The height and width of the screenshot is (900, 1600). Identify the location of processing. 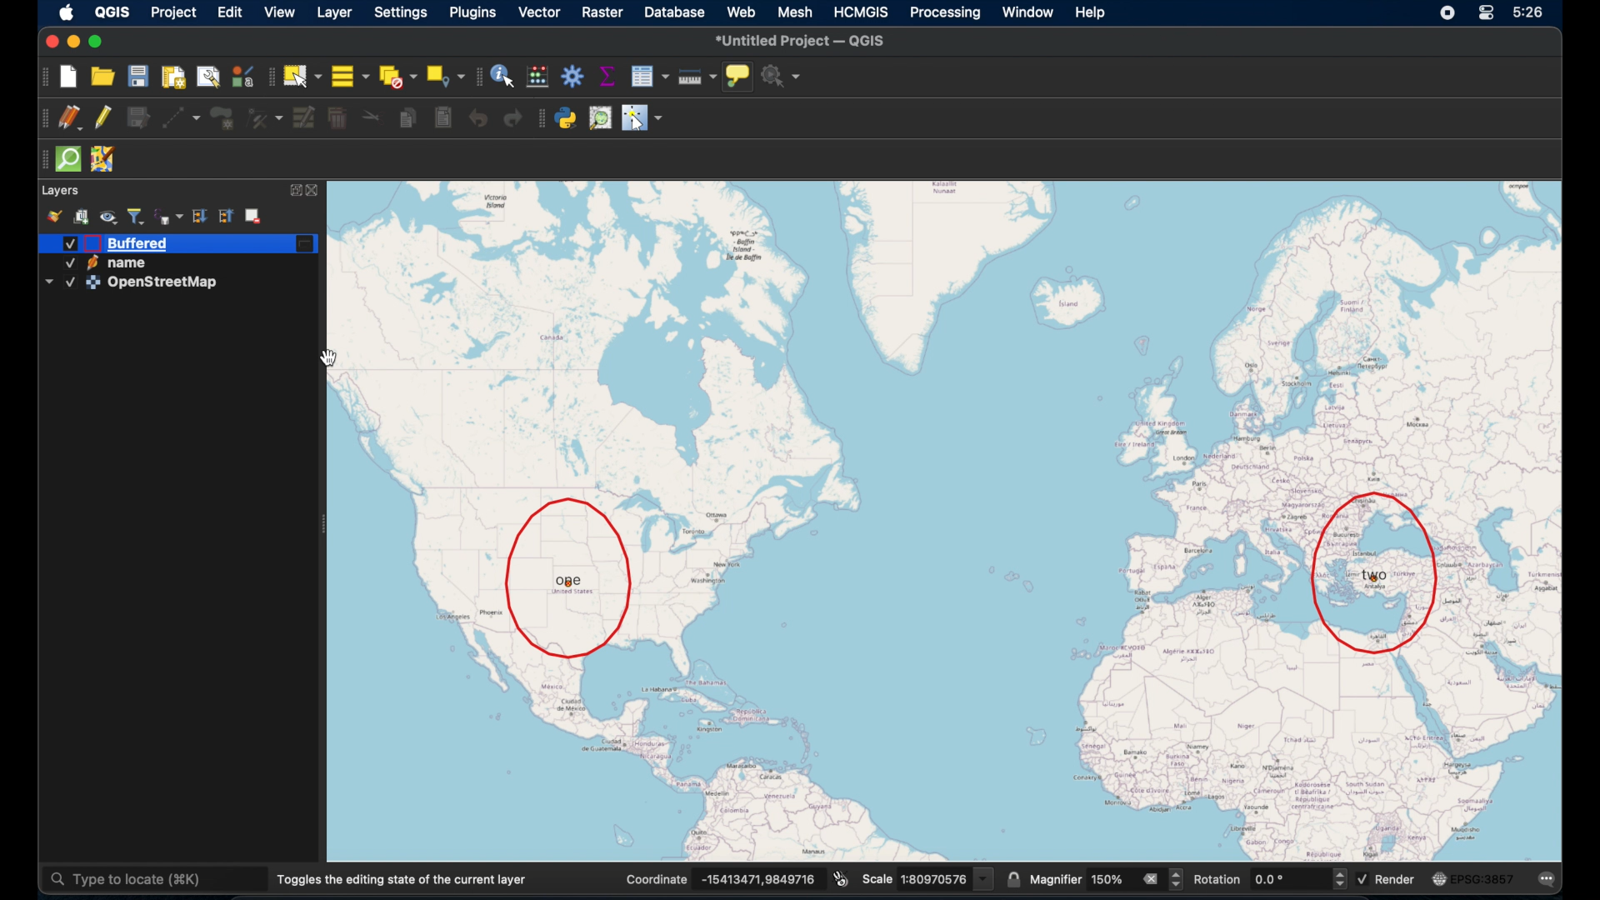
(946, 14).